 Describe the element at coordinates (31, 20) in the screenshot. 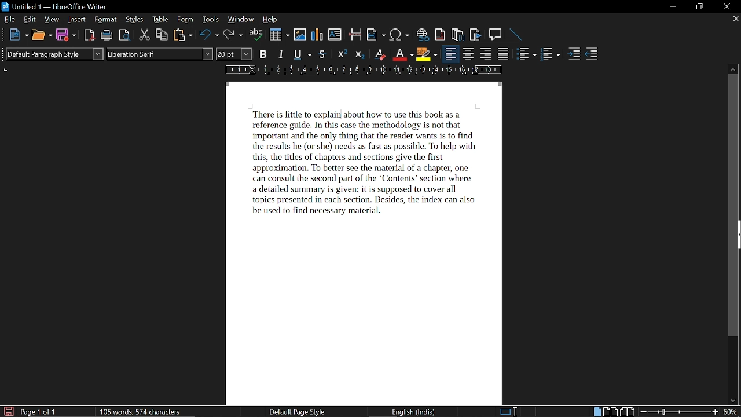

I see `edit` at that location.